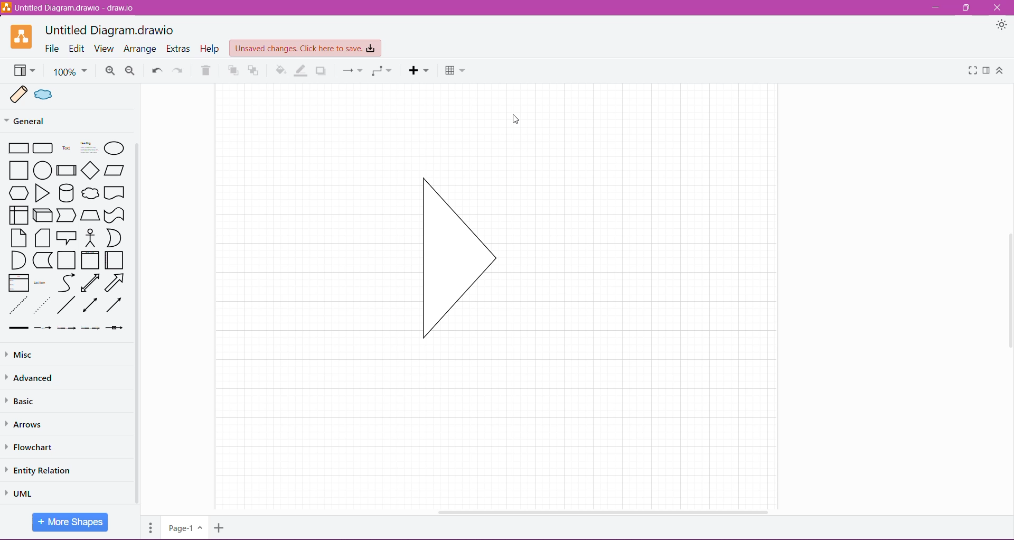  I want to click on More Shapes, so click(71, 522).